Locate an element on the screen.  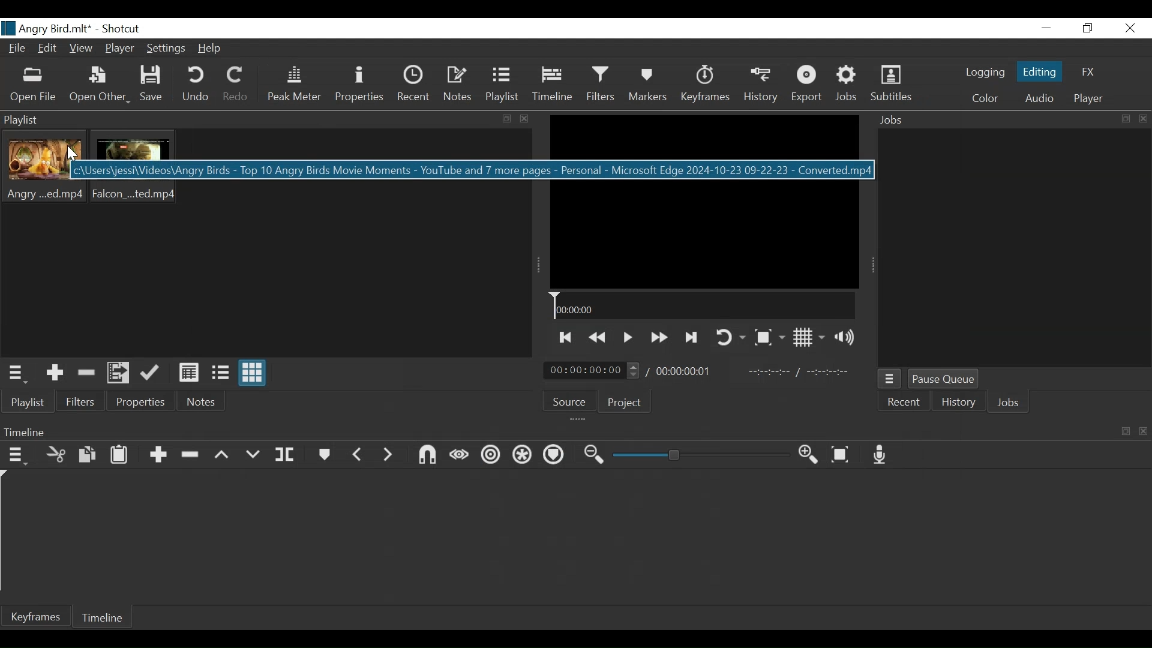
Subtitles is located at coordinates (893, 85).